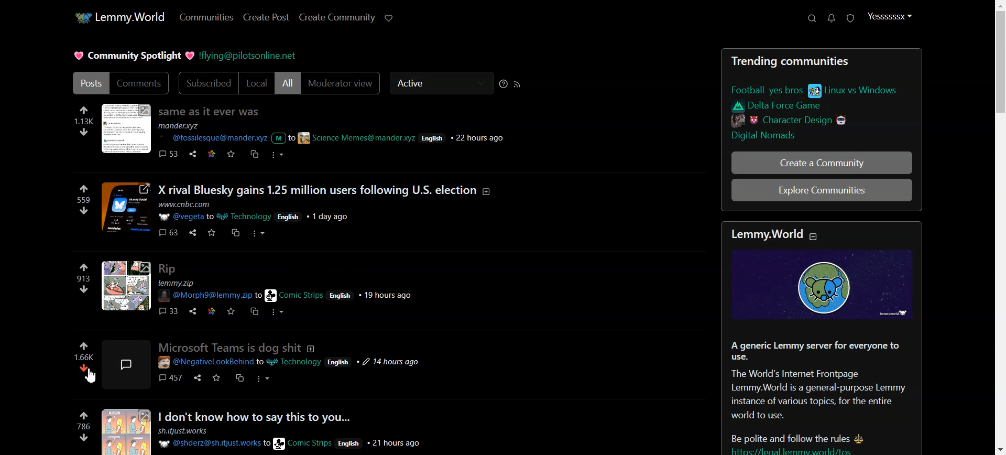 The width and height of the screenshot is (1006, 455). Describe the element at coordinates (170, 377) in the screenshot. I see `Comment` at that location.